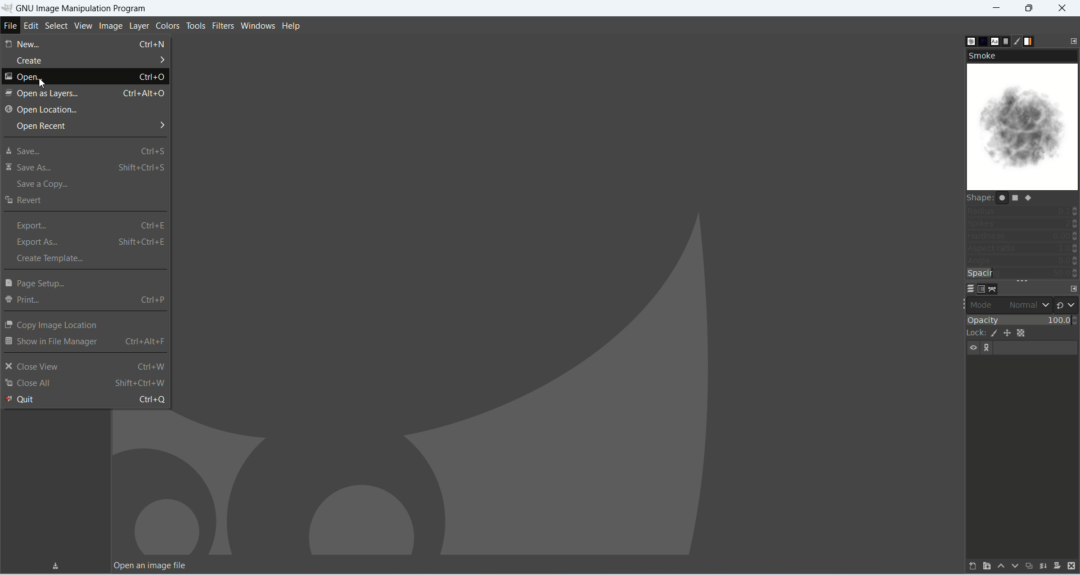  I want to click on close view, so click(85, 367).